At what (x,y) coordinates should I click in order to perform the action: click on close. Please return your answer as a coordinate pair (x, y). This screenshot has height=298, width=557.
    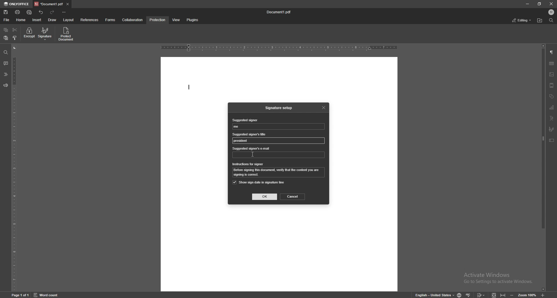
    Looking at the image, I should click on (551, 4).